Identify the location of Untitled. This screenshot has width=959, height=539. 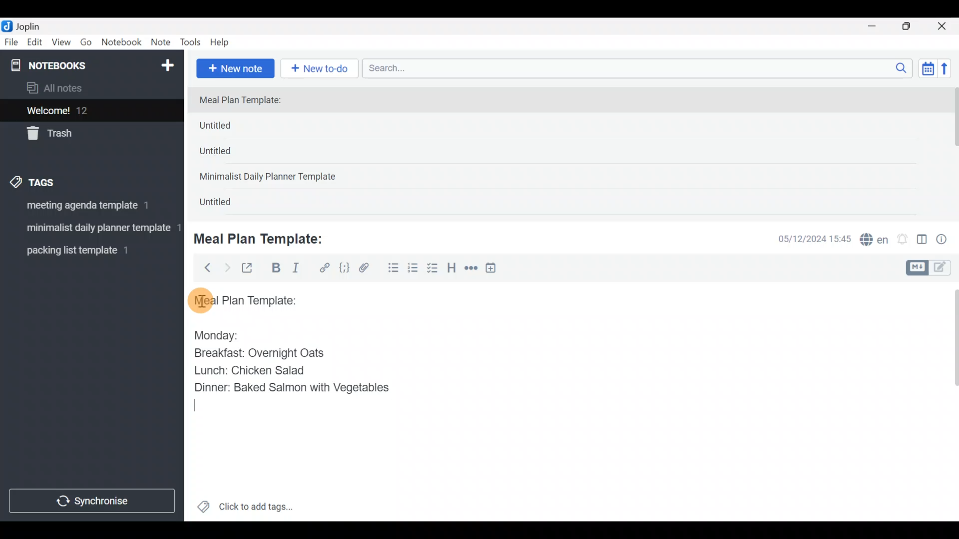
(229, 154).